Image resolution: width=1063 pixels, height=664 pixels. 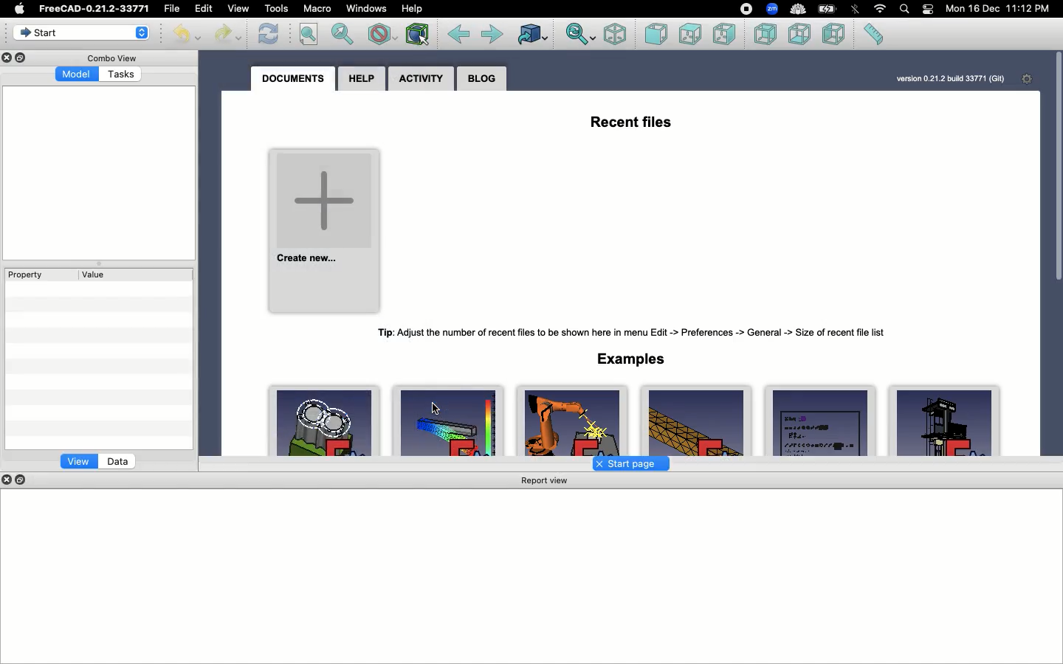 I want to click on File, so click(x=175, y=9).